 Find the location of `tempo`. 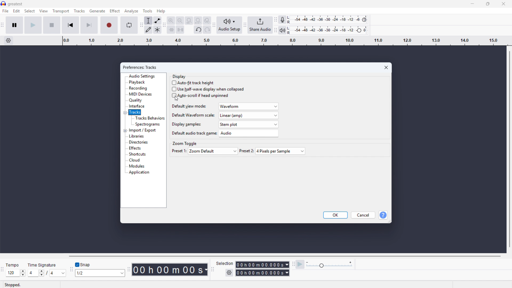

tempo is located at coordinates (13, 265).